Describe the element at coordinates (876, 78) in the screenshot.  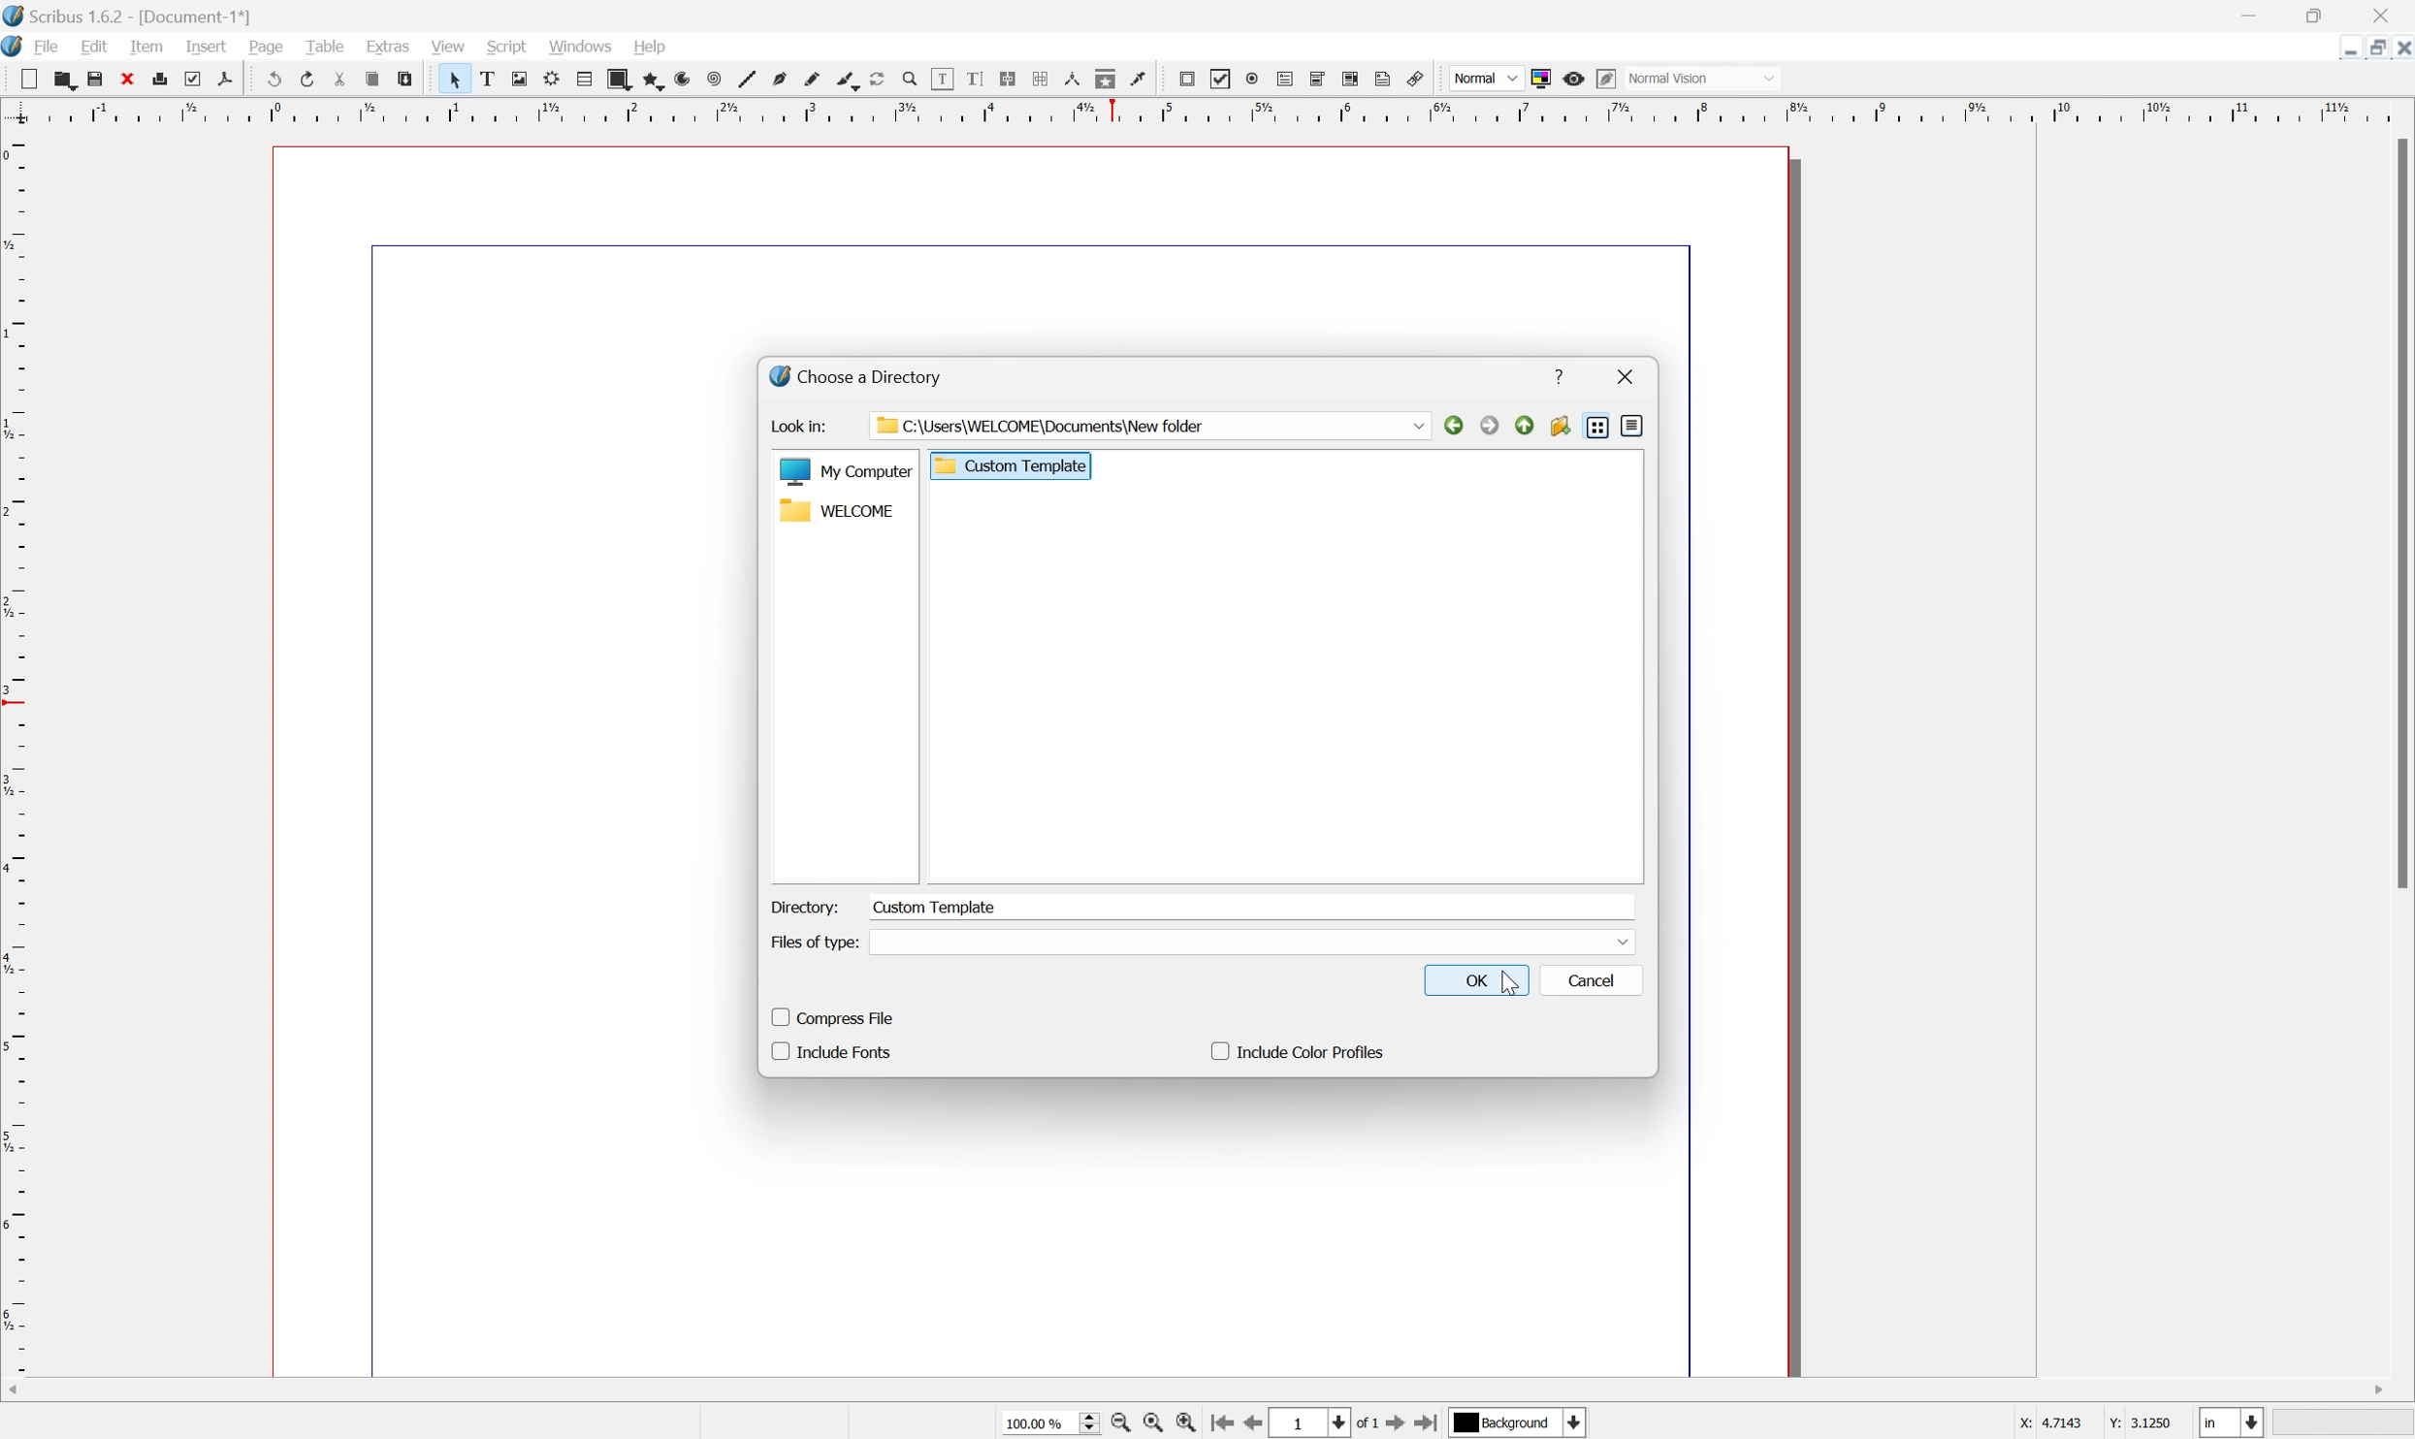
I see `Rotate item` at that location.